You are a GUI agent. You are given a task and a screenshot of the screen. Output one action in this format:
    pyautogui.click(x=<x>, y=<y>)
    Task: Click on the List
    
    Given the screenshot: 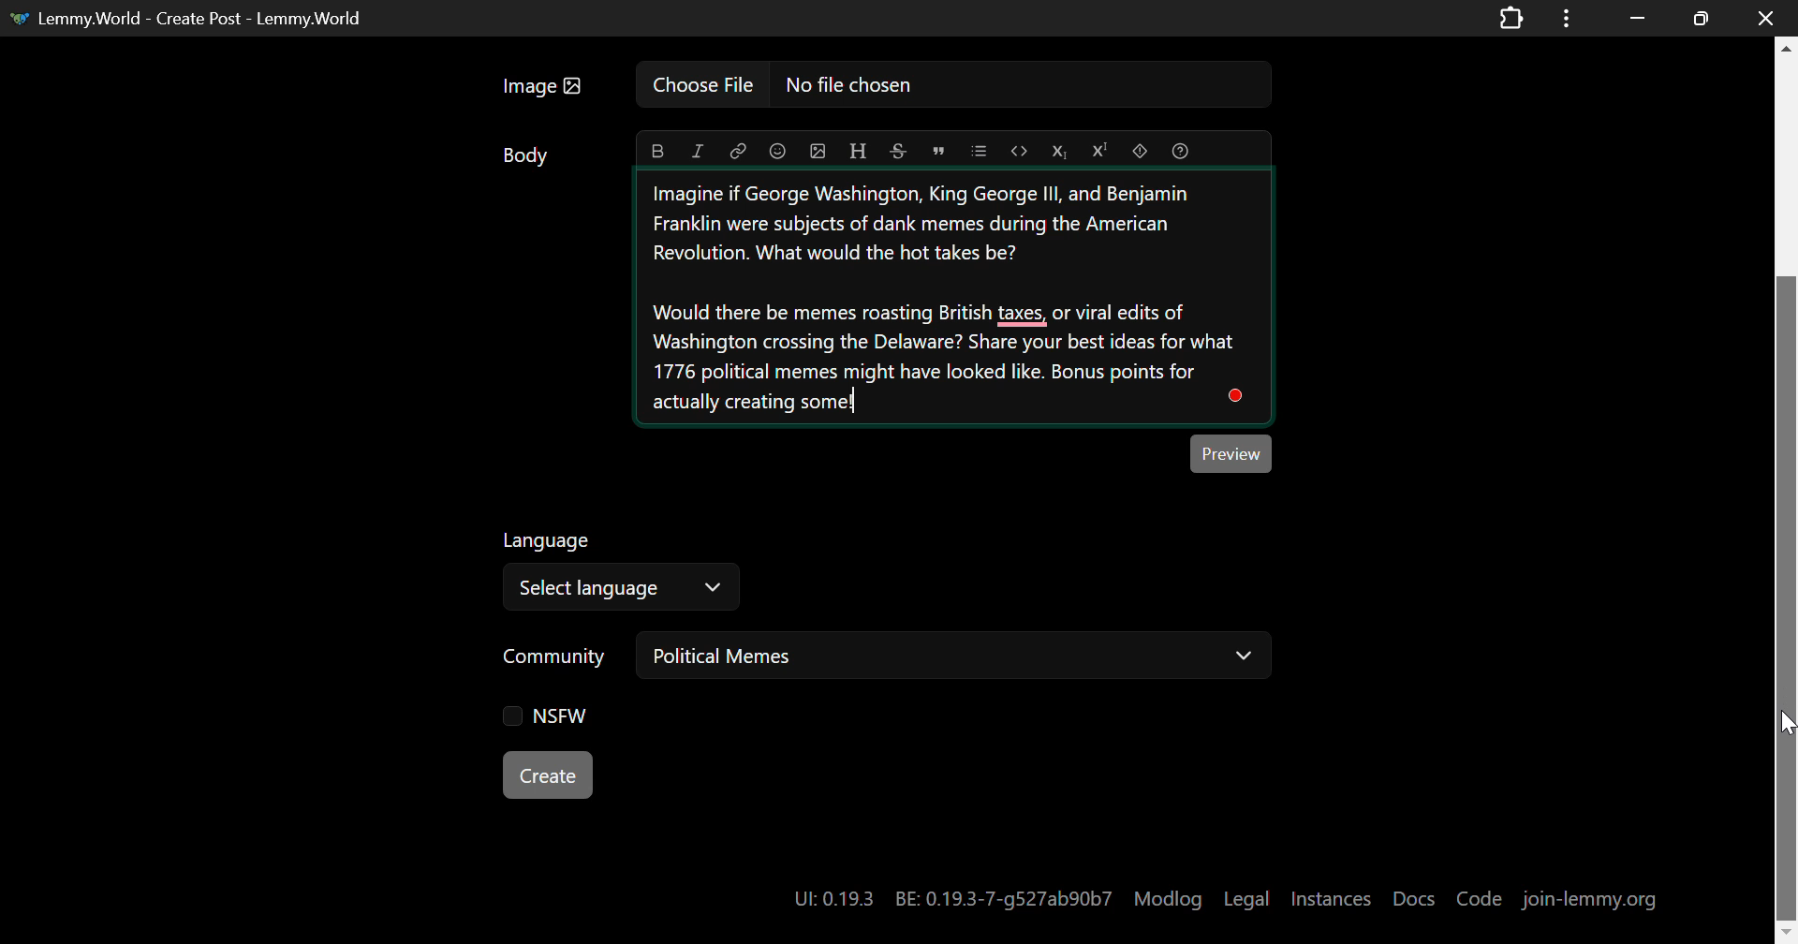 What is the action you would take?
    pyautogui.click(x=979, y=151)
    